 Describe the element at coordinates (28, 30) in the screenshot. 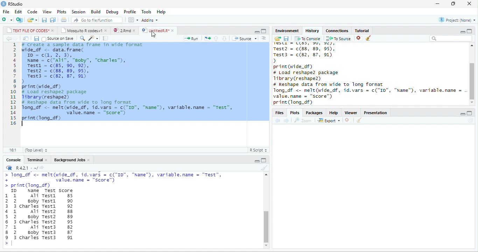

I see `TEXT FILE OF CODES` at that location.